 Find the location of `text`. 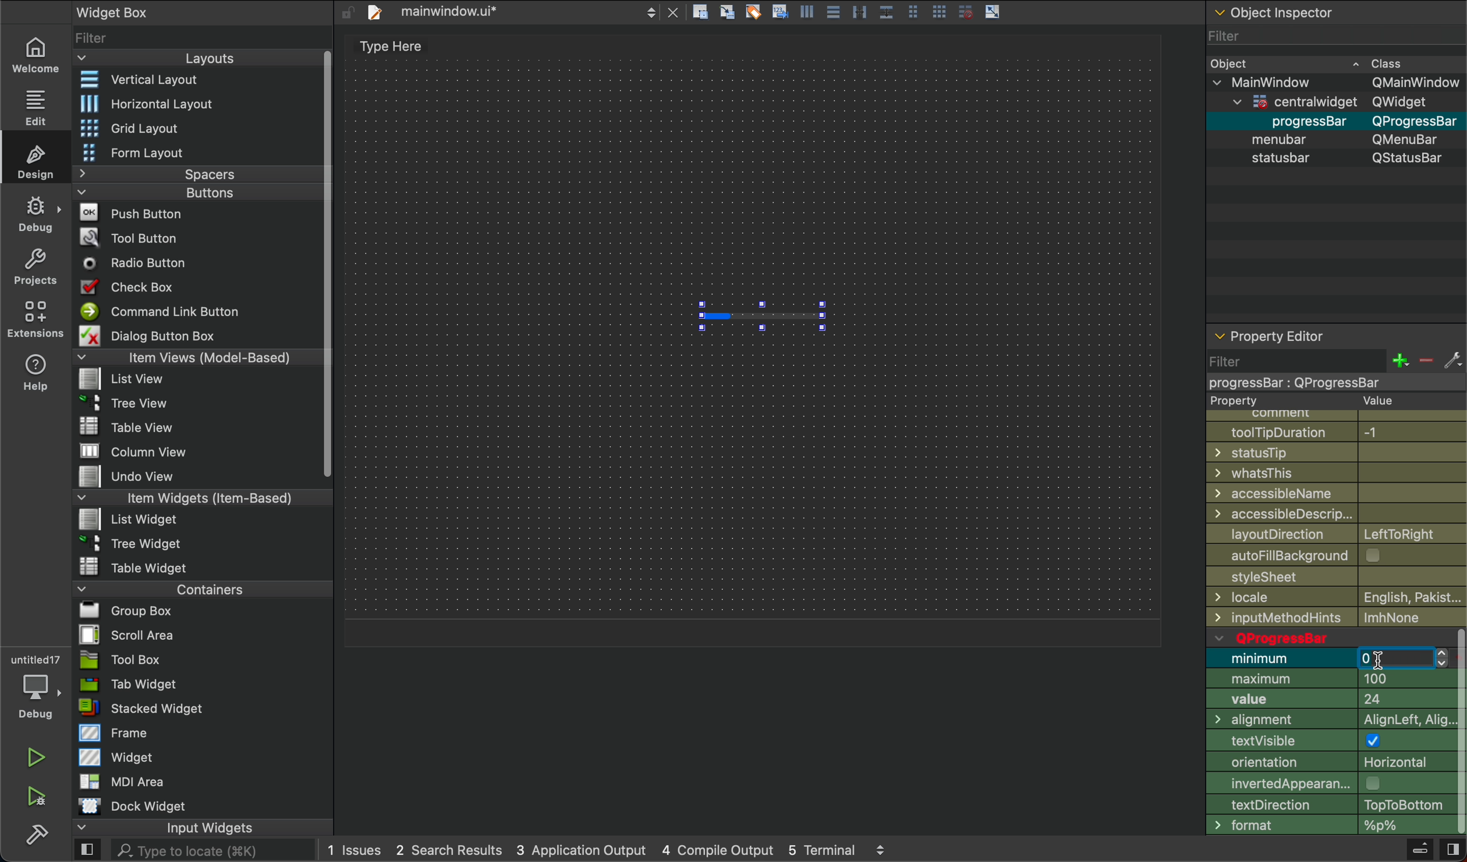

text is located at coordinates (385, 48).